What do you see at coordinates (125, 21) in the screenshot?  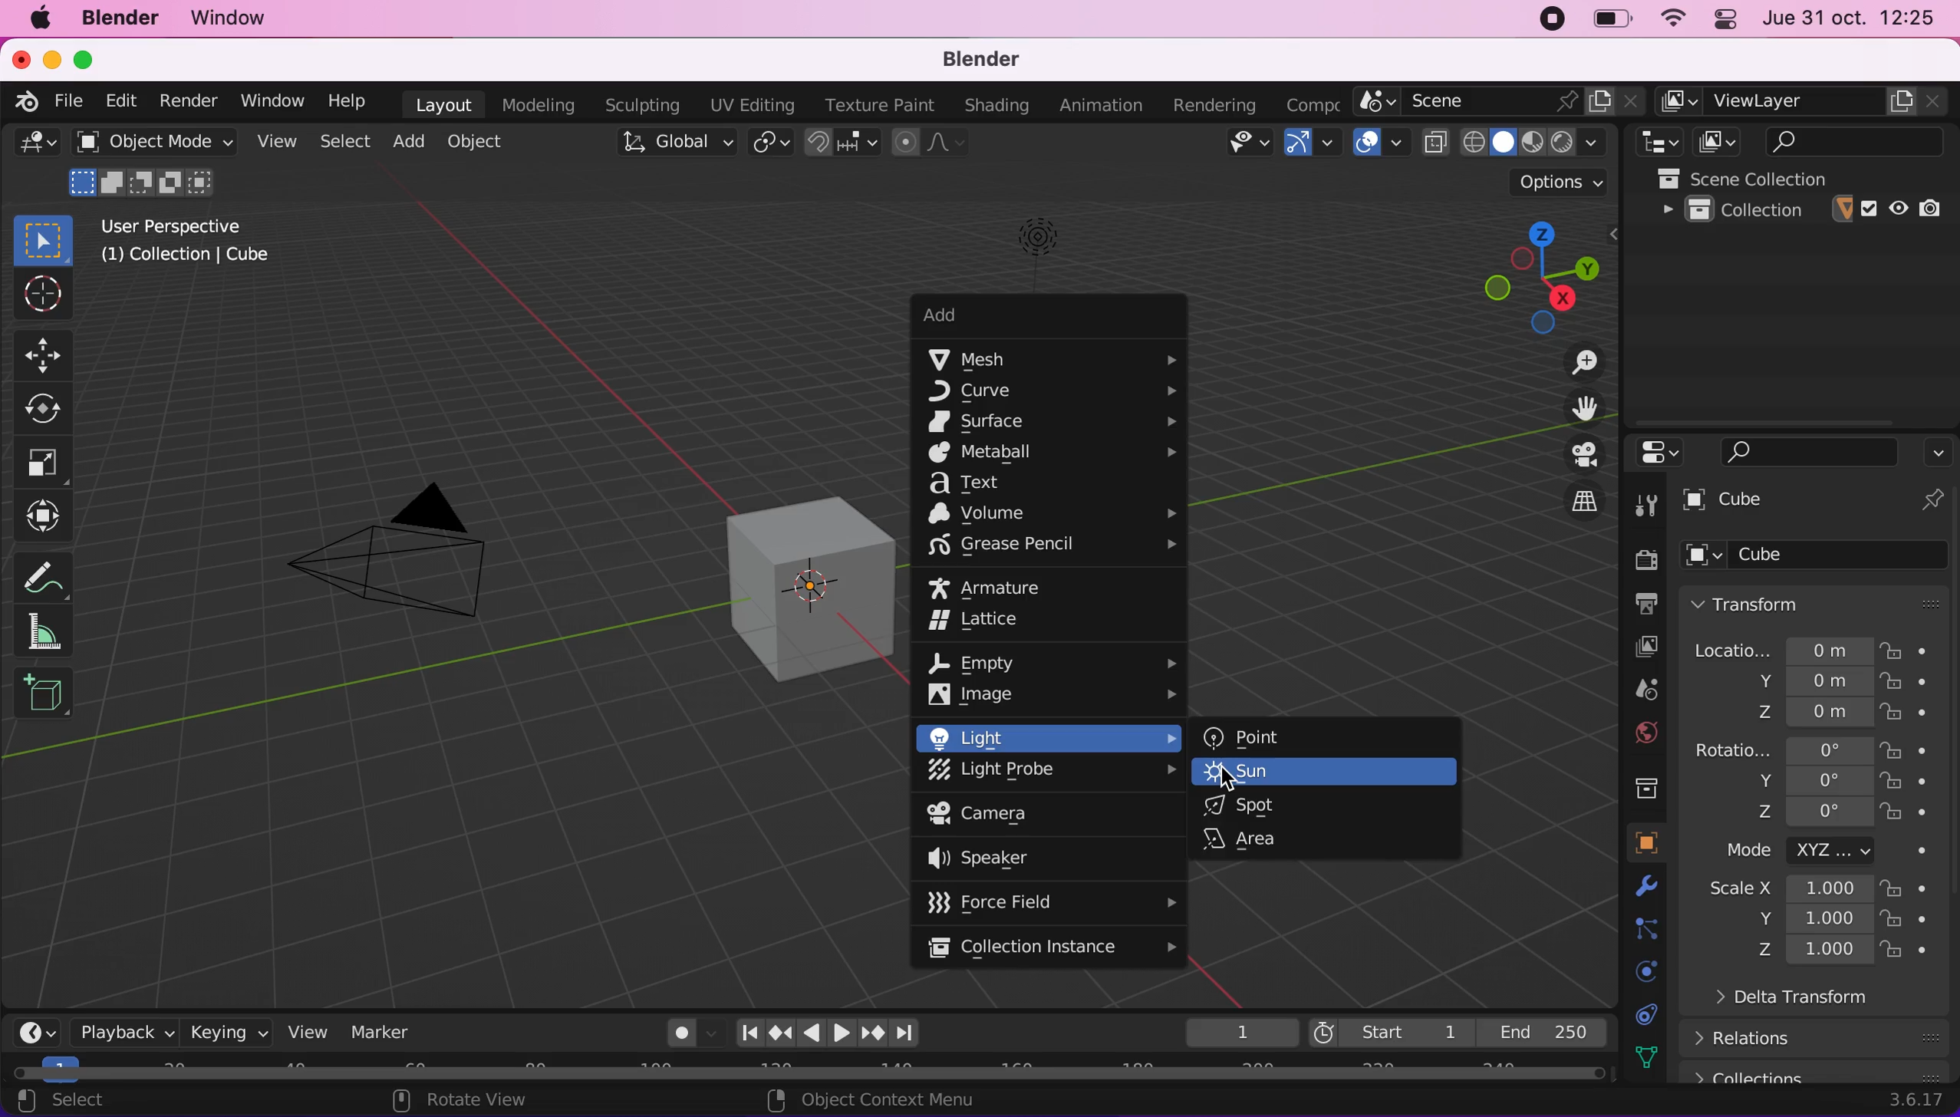 I see `blender` at bounding box center [125, 21].